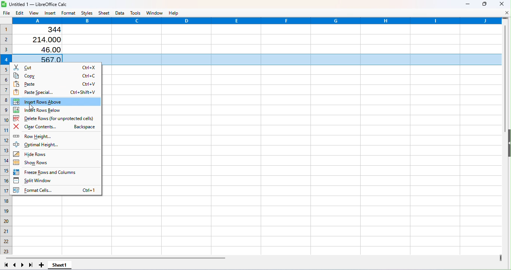  Describe the element at coordinates (57, 91) in the screenshot. I see `Paste special   Ctrl+Shift+V` at that location.